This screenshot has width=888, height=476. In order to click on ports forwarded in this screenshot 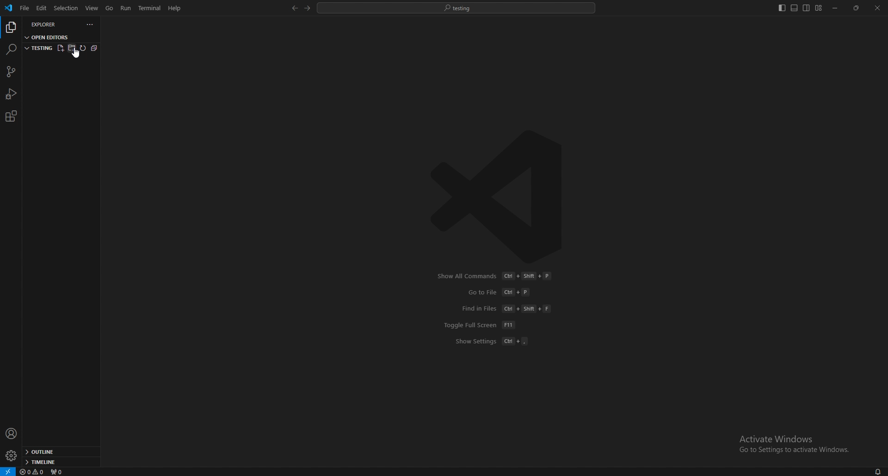, I will do `click(59, 471)`.